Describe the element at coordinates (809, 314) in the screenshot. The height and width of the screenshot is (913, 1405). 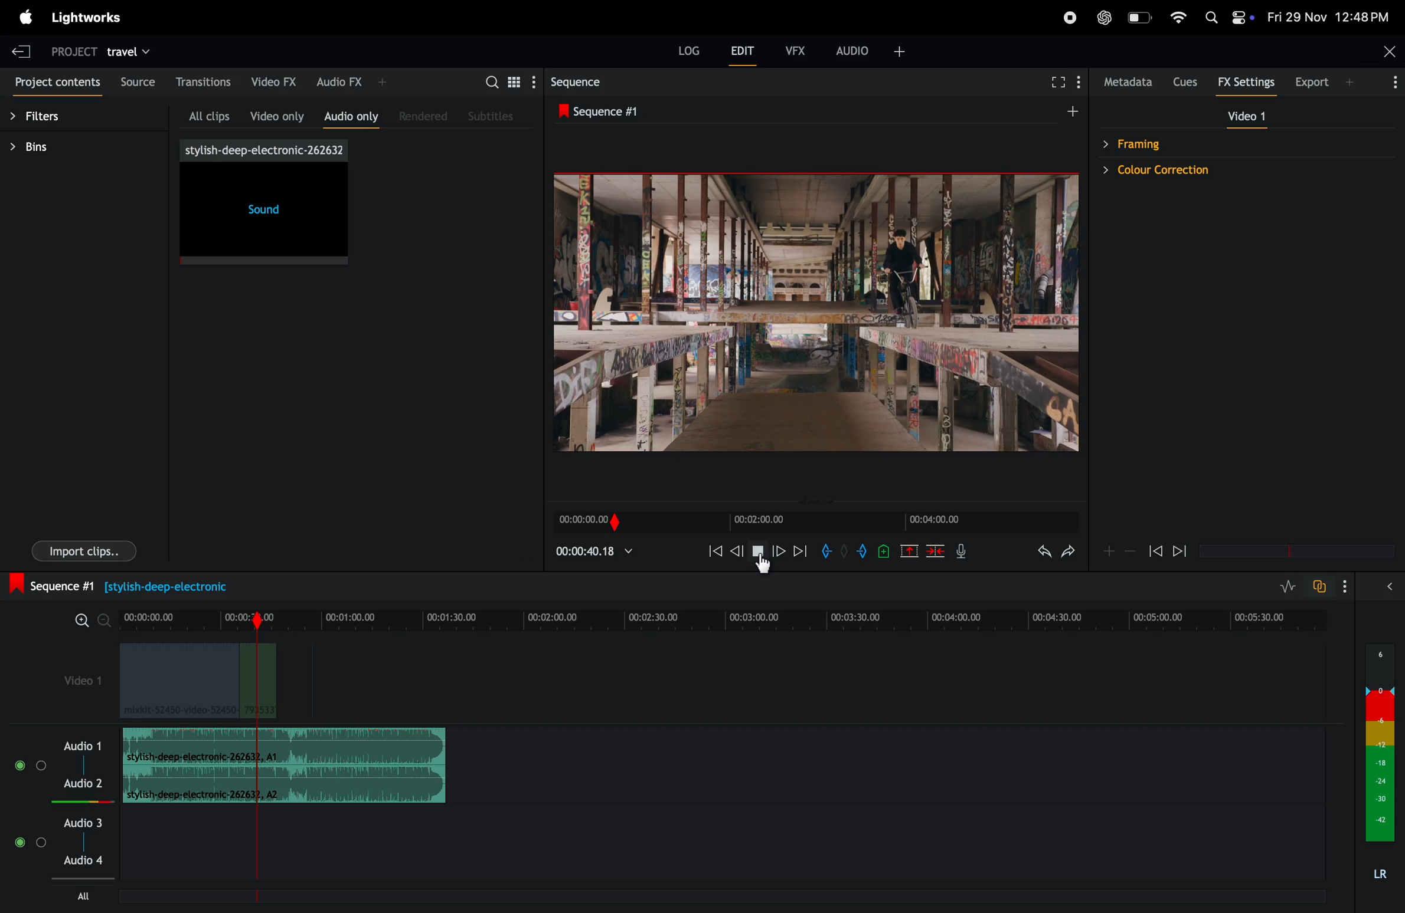
I see `play back screen` at that location.